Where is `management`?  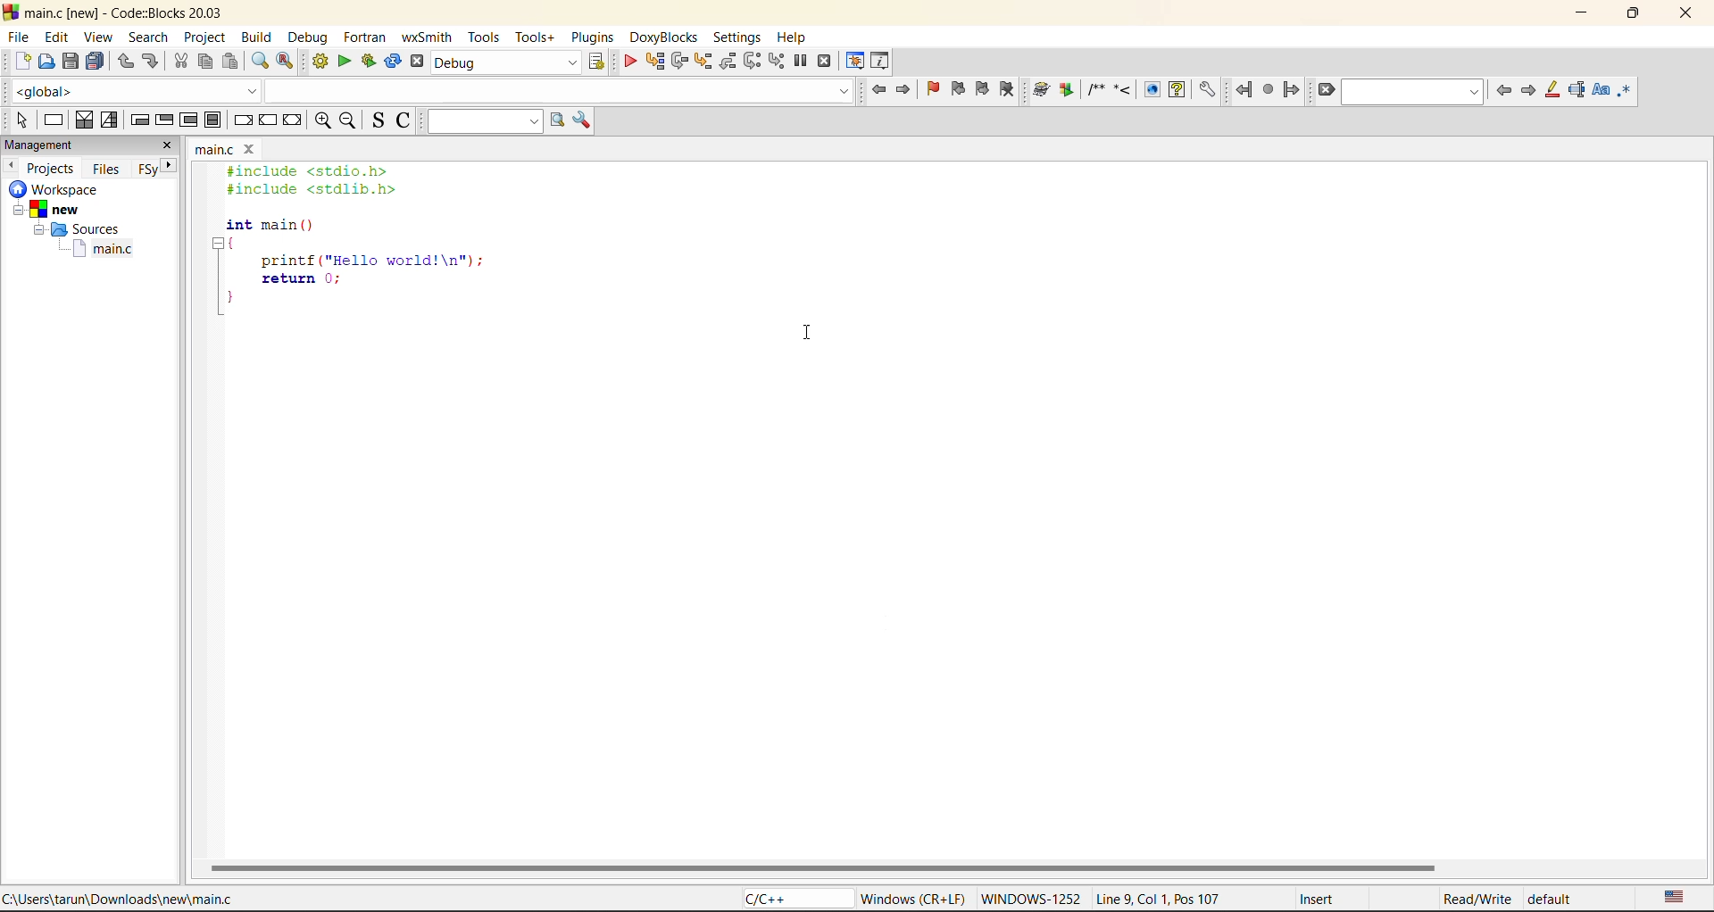
management is located at coordinates (42, 145).